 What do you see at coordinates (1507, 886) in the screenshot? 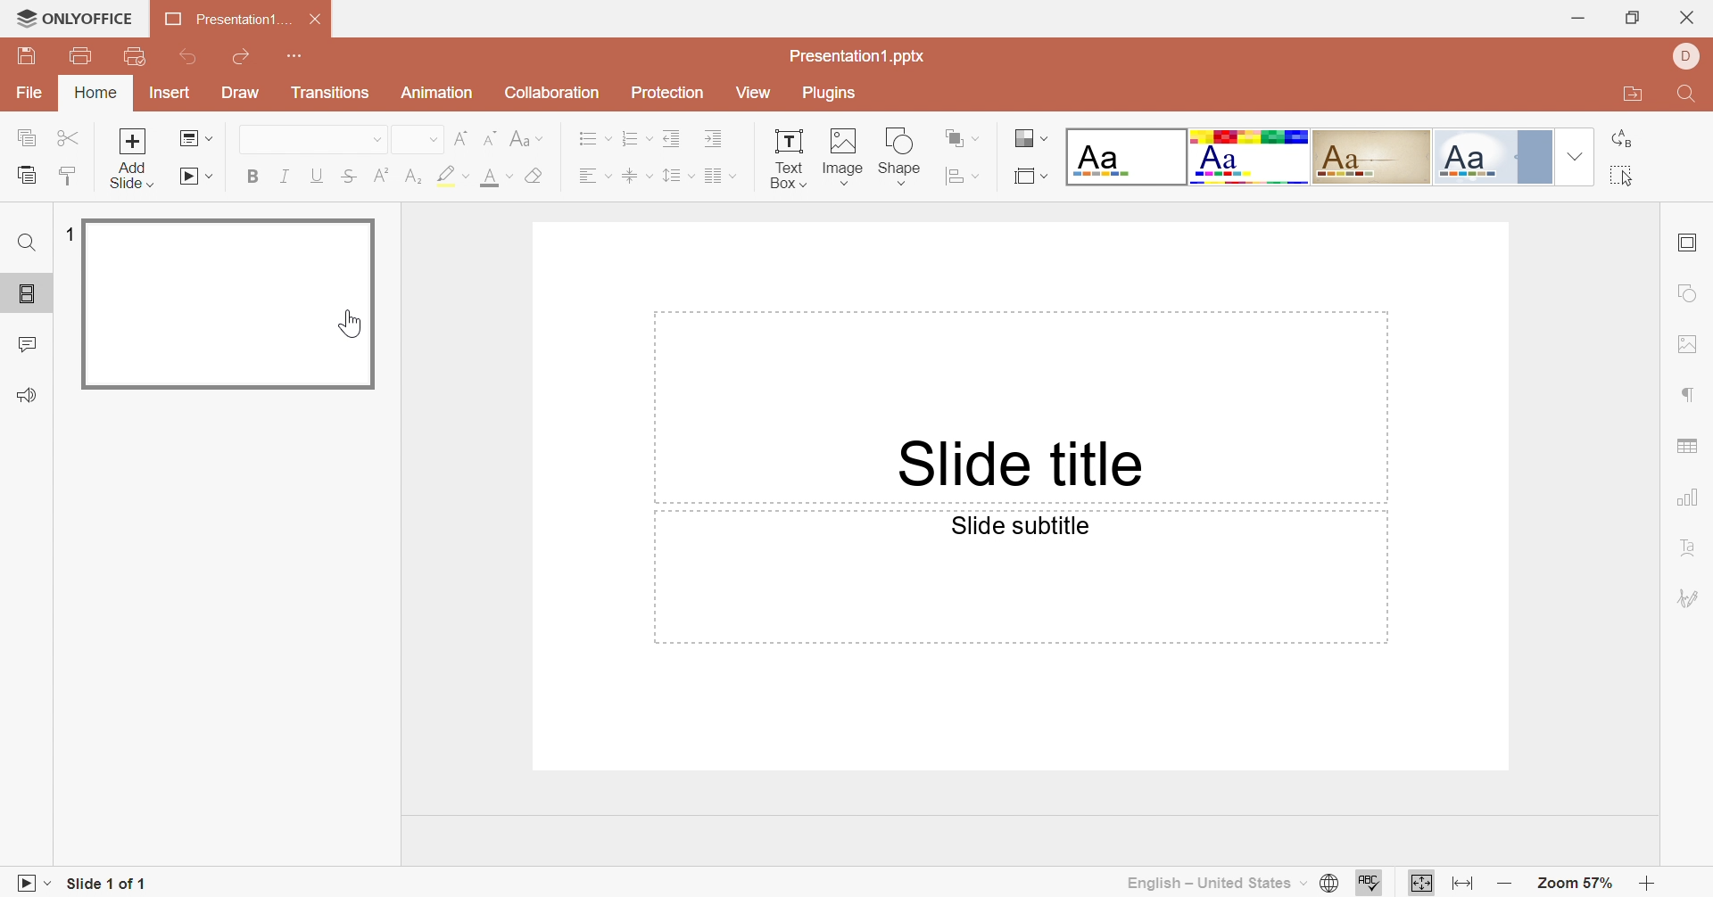
I see `Zoom out` at bounding box center [1507, 886].